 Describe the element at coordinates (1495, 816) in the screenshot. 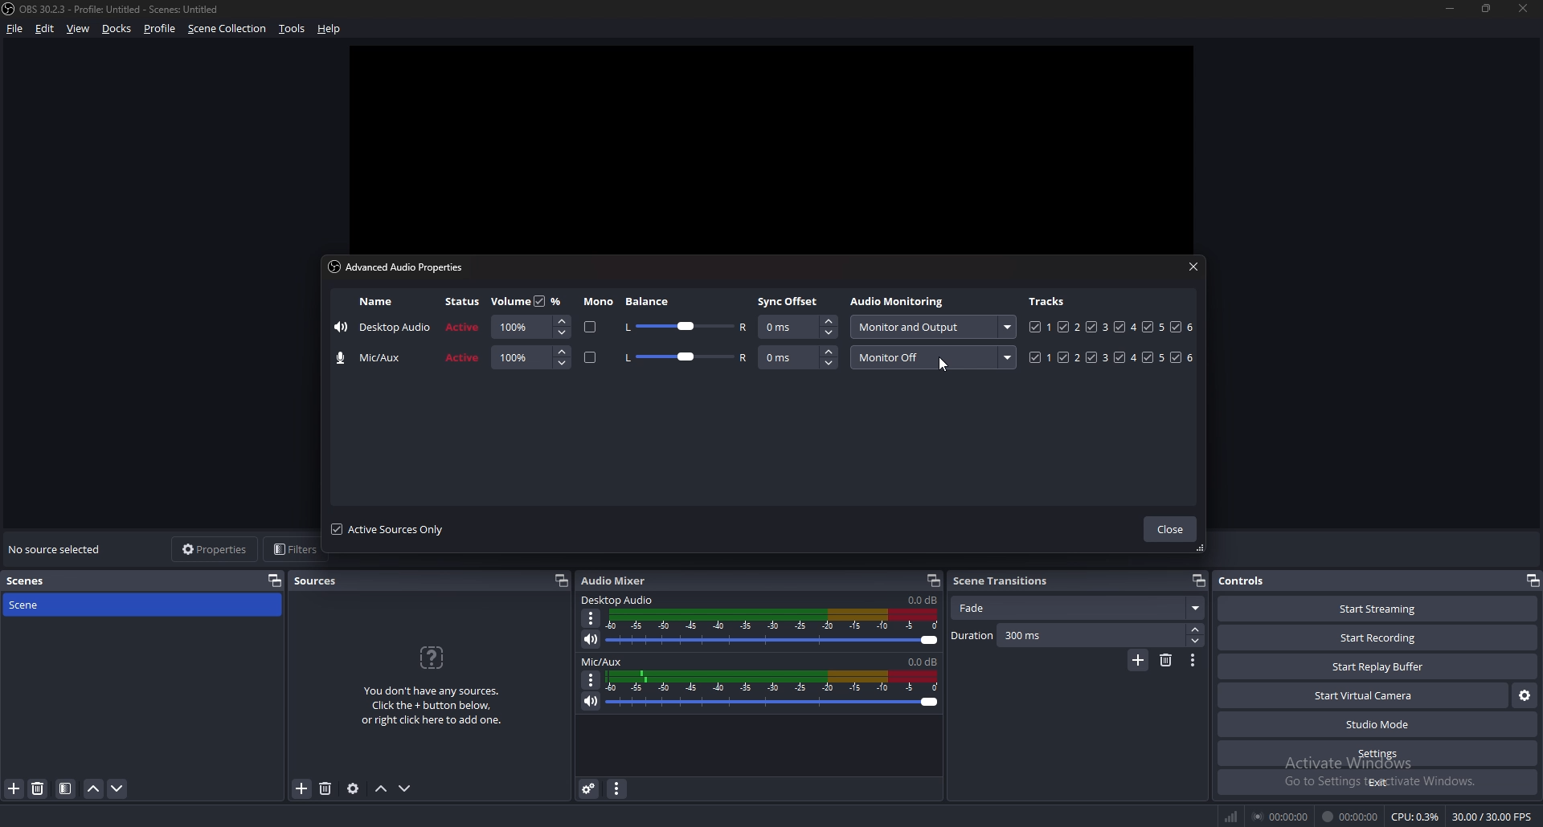

I see `30.00/ 30.00 FPS` at that location.